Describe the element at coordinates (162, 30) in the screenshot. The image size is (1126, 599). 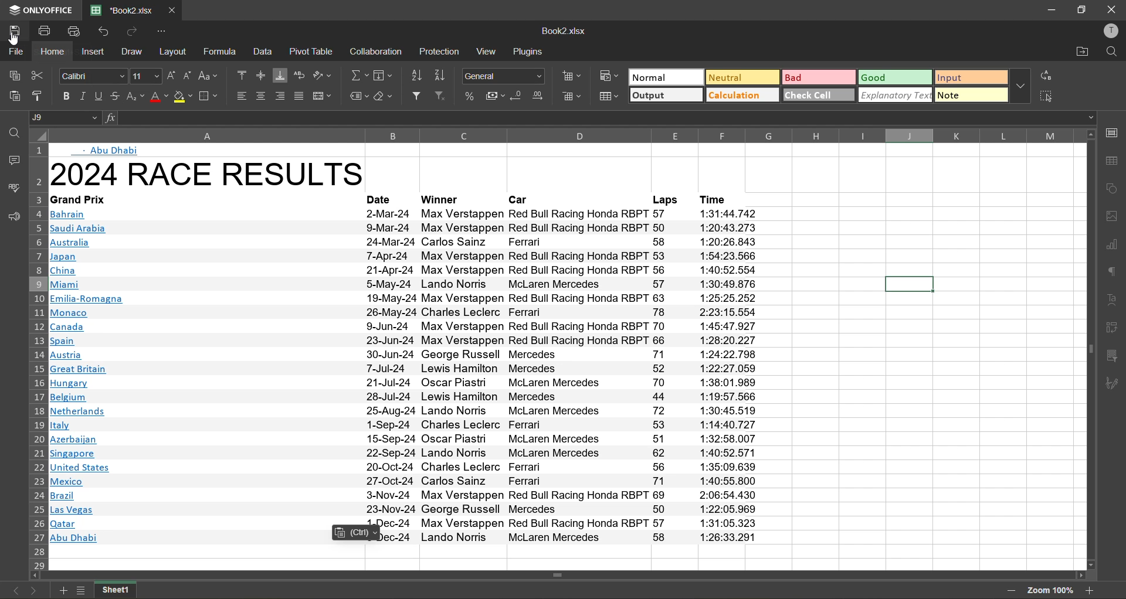
I see `customize quick access toolbar` at that location.